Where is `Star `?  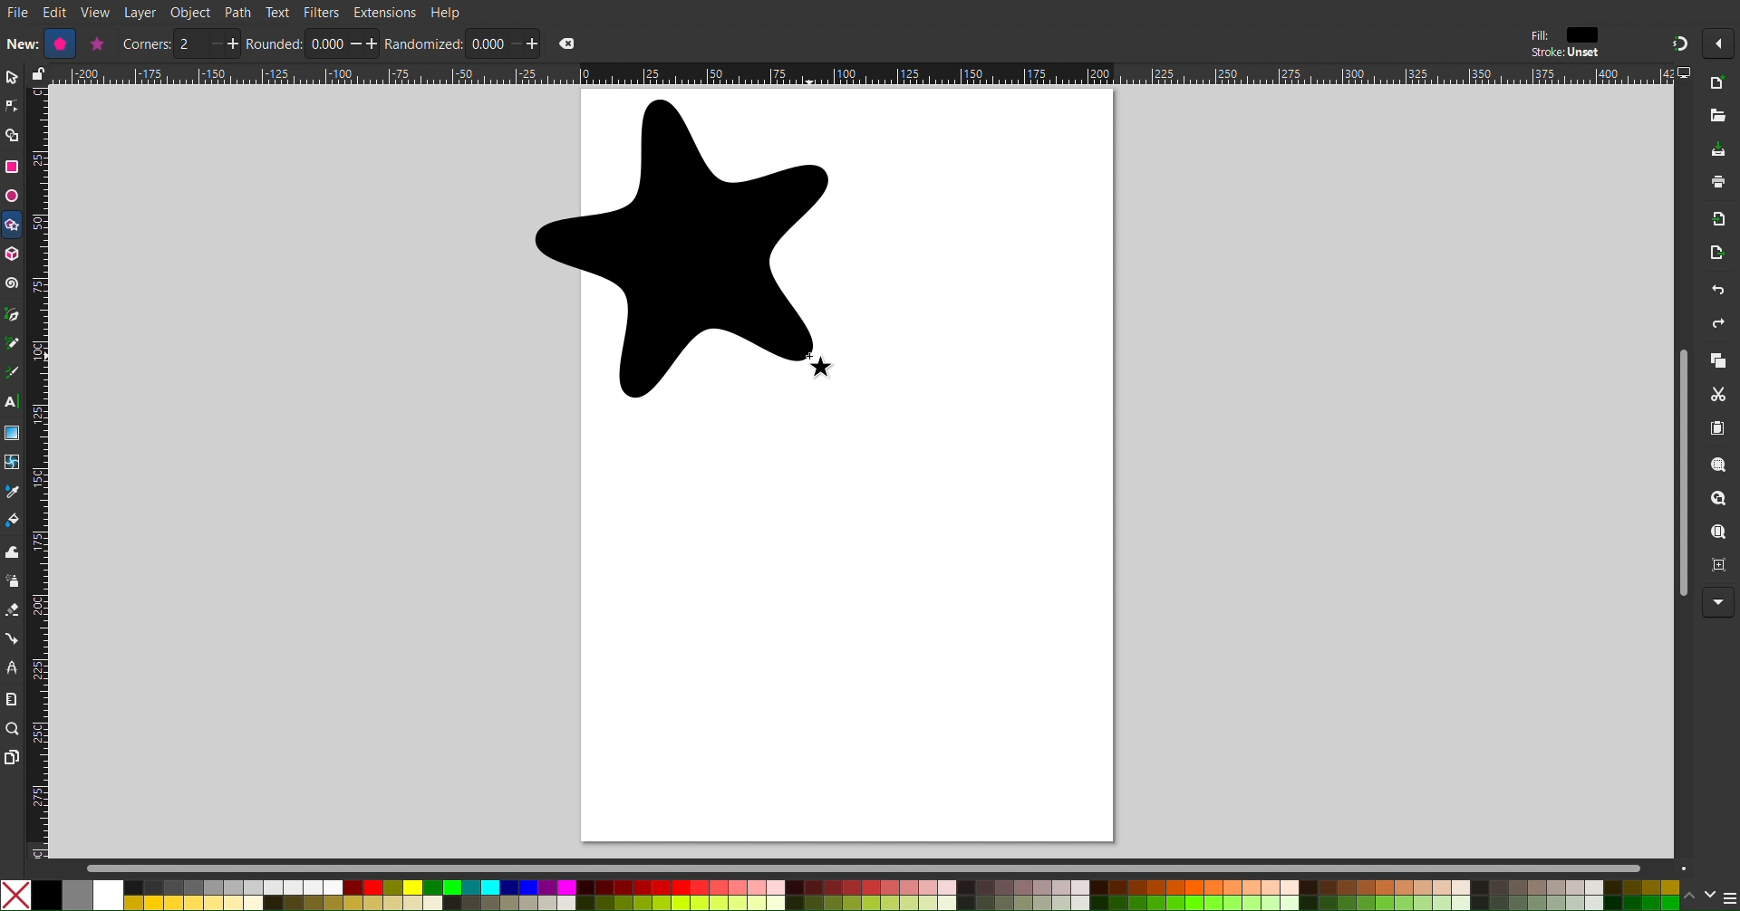 Star  is located at coordinates (683, 250).